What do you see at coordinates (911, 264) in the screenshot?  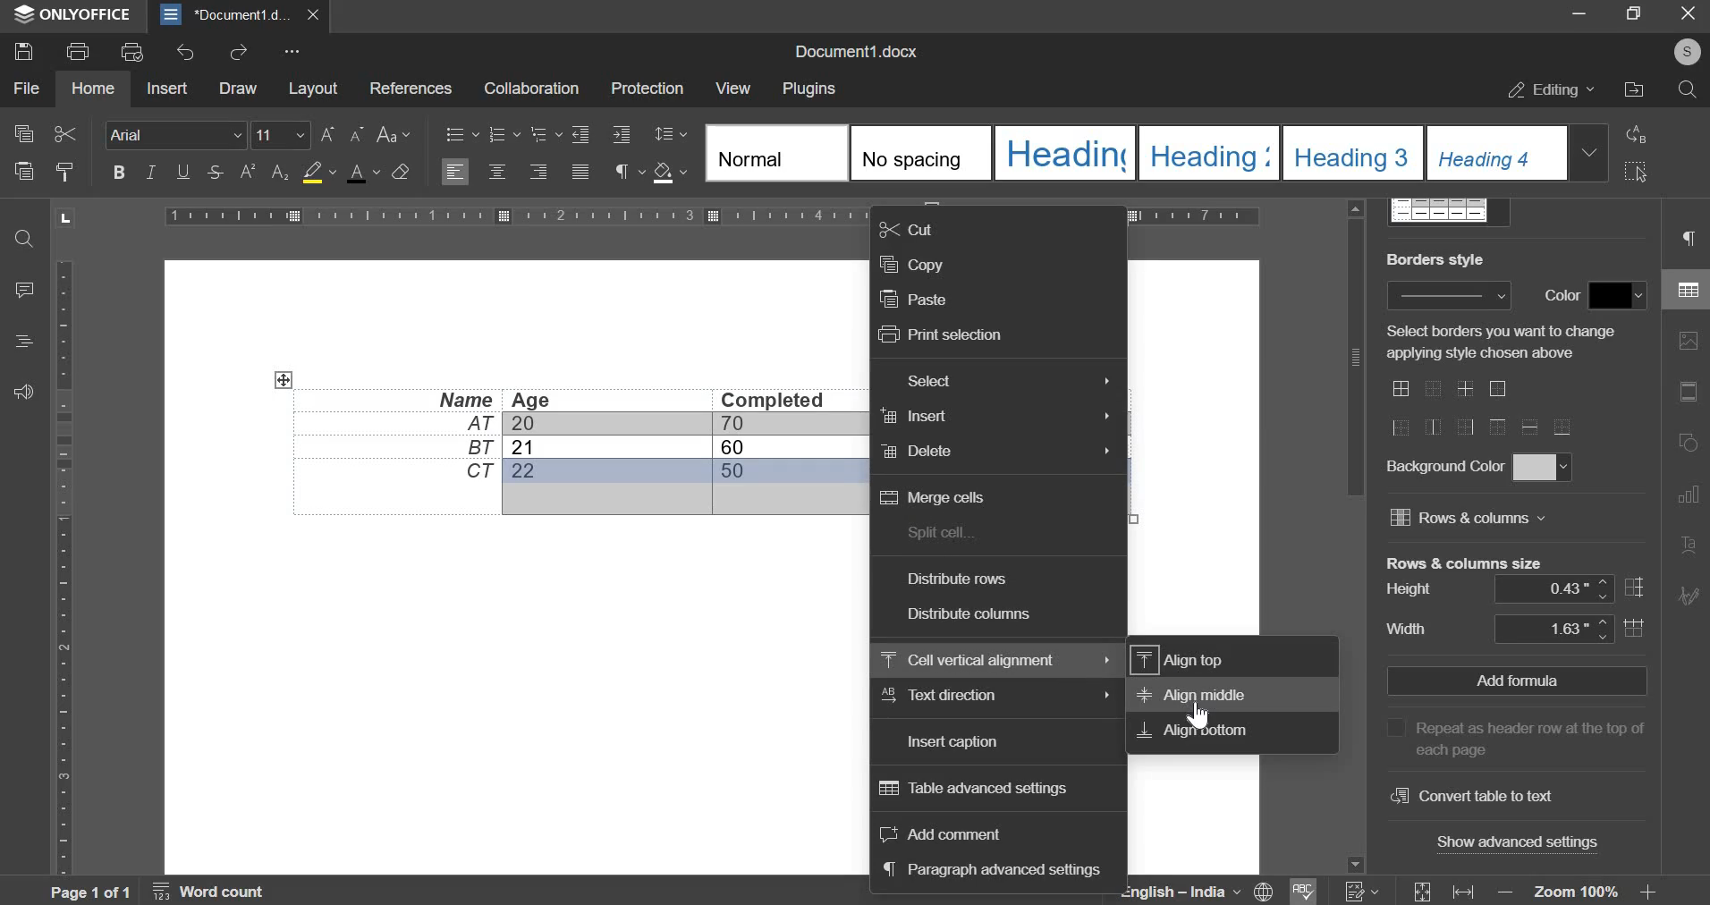 I see `copy` at bounding box center [911, 264].